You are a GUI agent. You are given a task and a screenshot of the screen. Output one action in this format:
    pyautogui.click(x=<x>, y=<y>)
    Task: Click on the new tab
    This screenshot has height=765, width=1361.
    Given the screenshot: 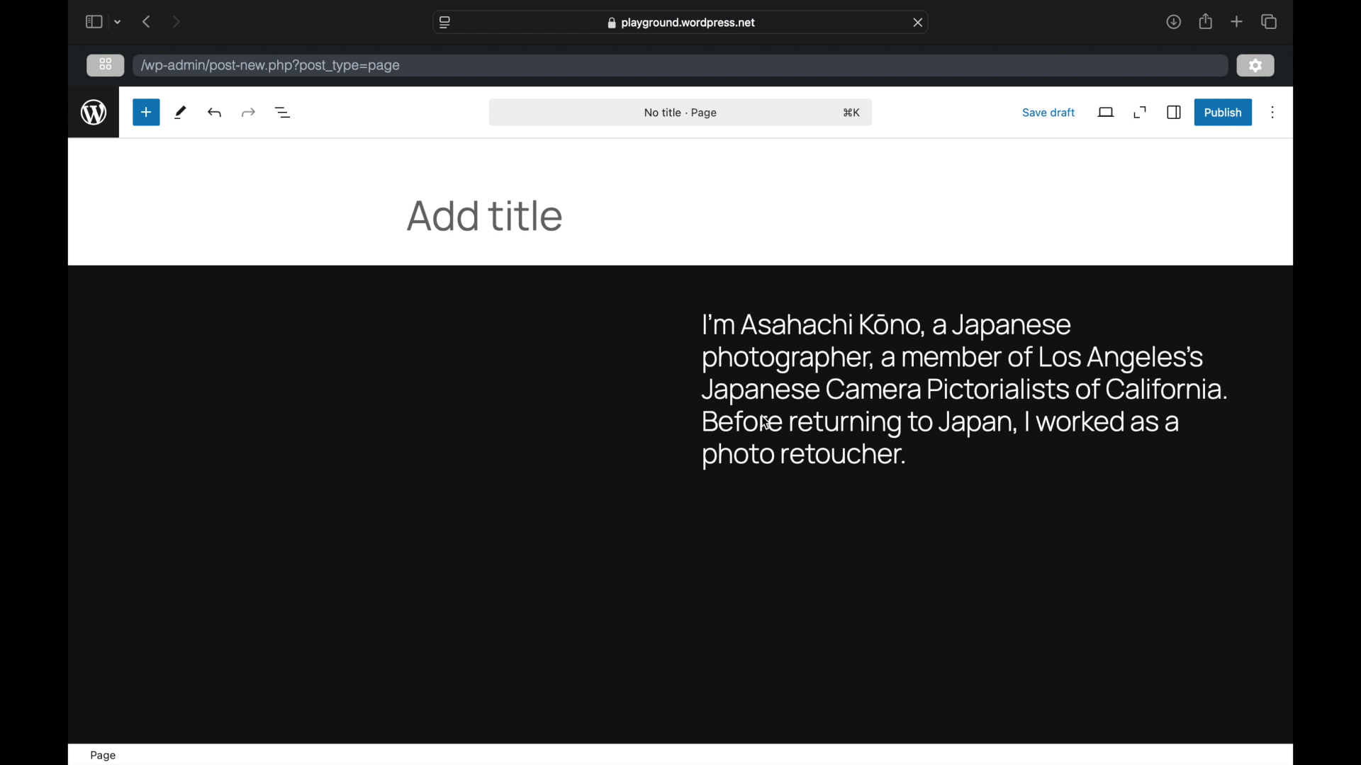 What is the action you would take?
    pyautogui.click(x=1236, y=21)
    